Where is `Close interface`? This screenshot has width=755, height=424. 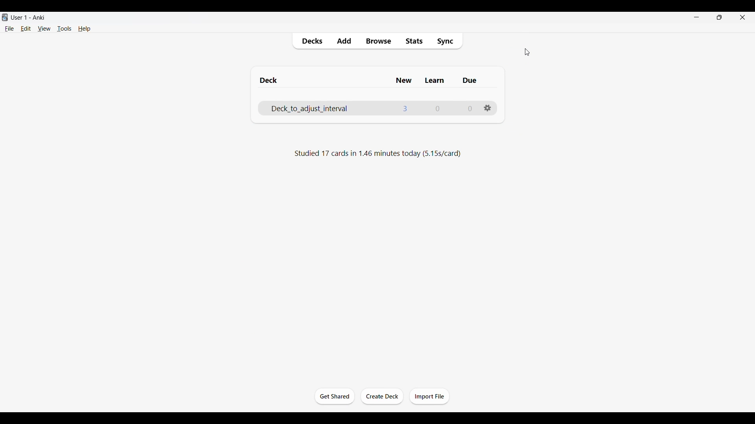 Close interface is located at coordinates (742, 17).